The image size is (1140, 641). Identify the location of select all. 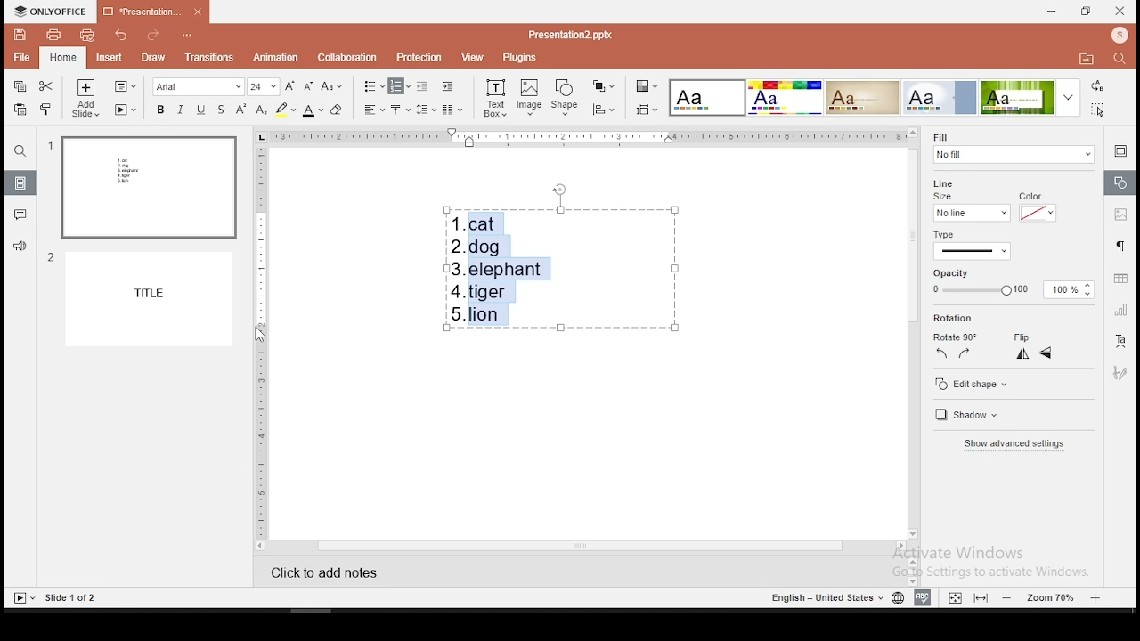
(1099, 111).